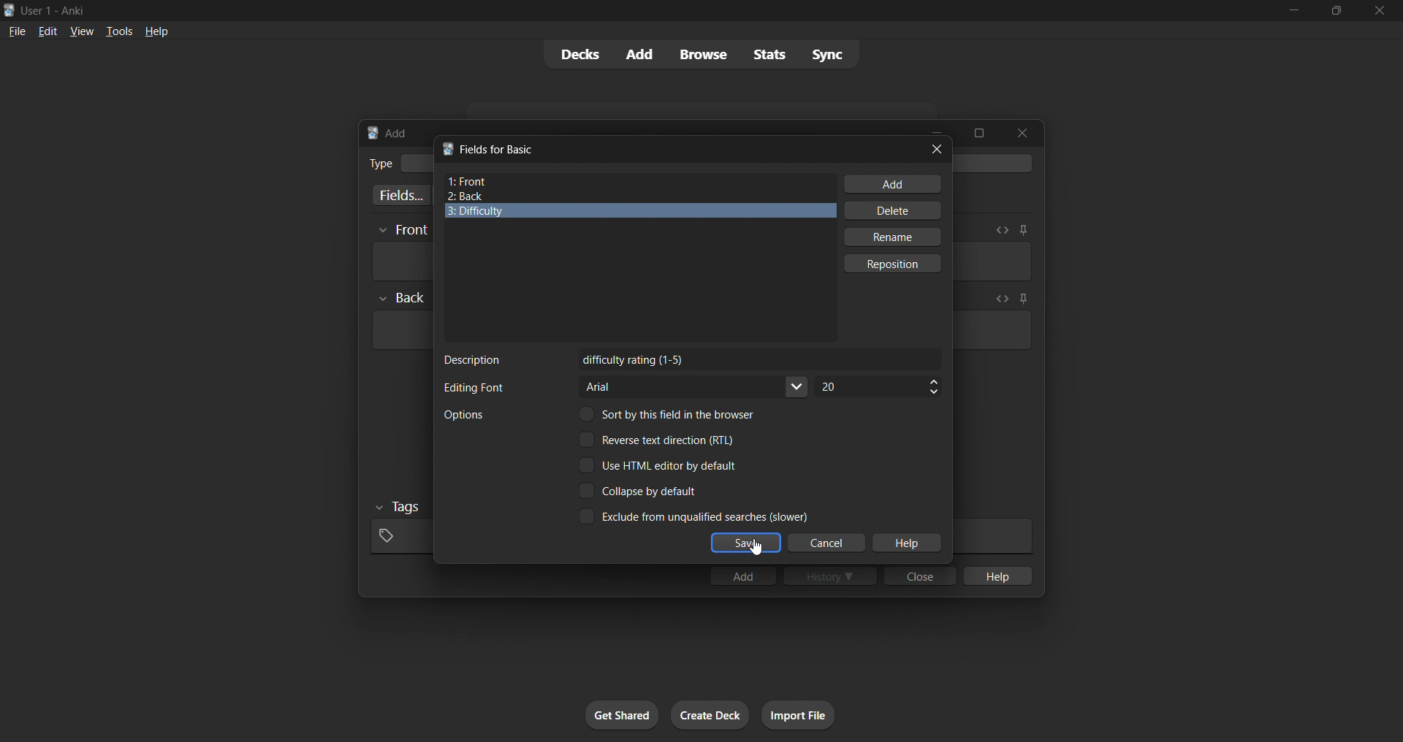  Describe the element at coordinates (156, 31) in the screenshot. I see `help` at that location.